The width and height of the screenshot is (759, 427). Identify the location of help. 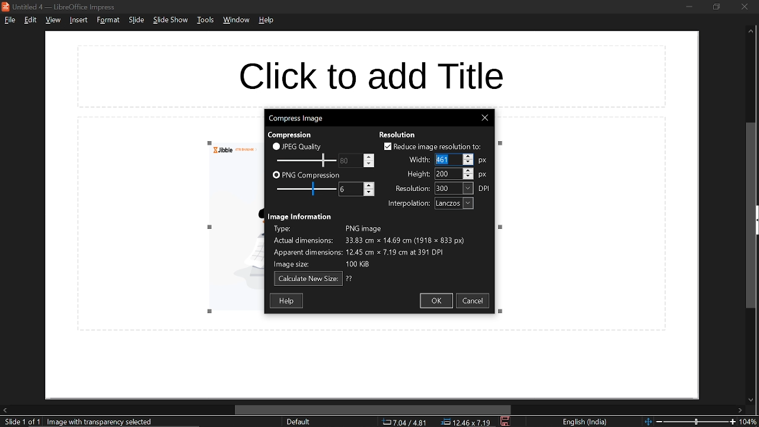
(267, 23).